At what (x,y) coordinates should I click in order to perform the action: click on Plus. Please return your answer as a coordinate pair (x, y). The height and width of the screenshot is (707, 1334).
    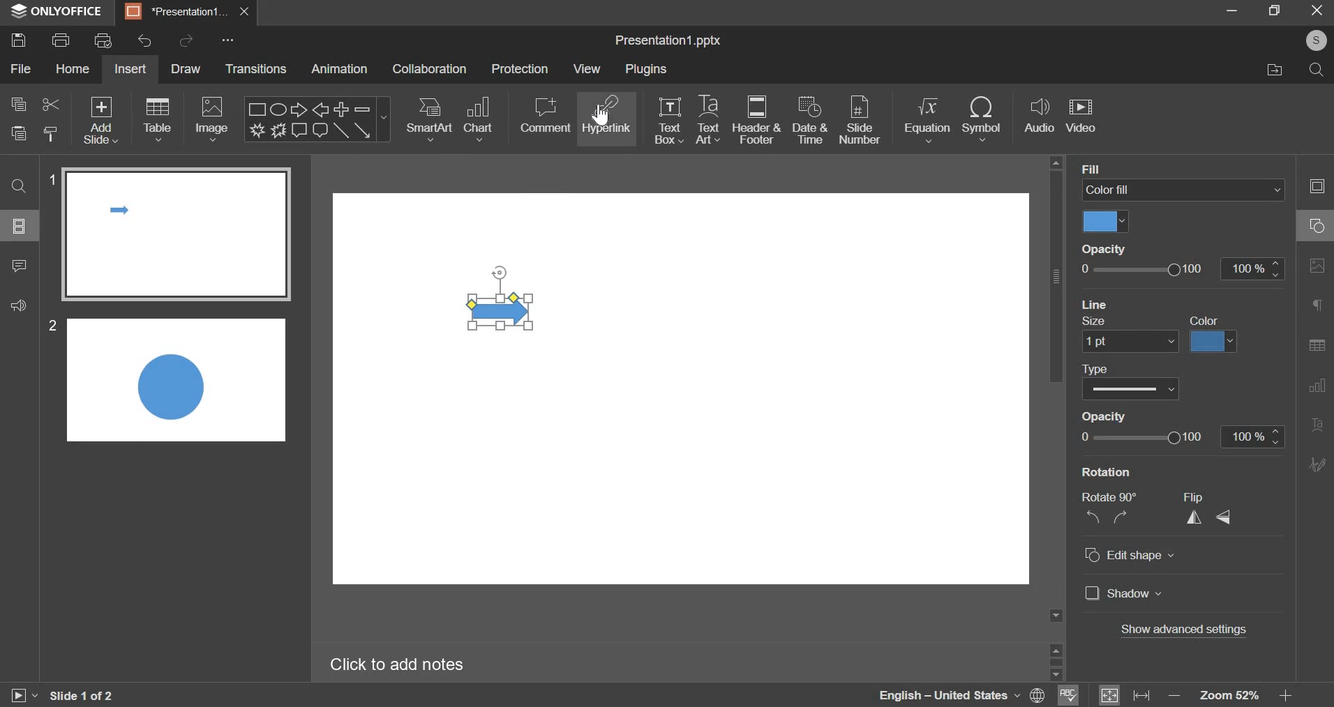
    Looking at the image, I should click on (342, 108).